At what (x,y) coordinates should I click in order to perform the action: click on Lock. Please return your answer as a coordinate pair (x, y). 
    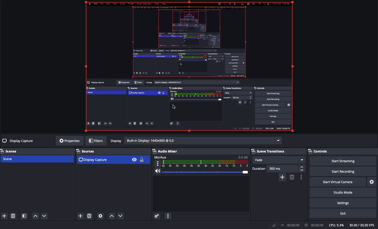
    Looking at the image, I should click on (143, 160).